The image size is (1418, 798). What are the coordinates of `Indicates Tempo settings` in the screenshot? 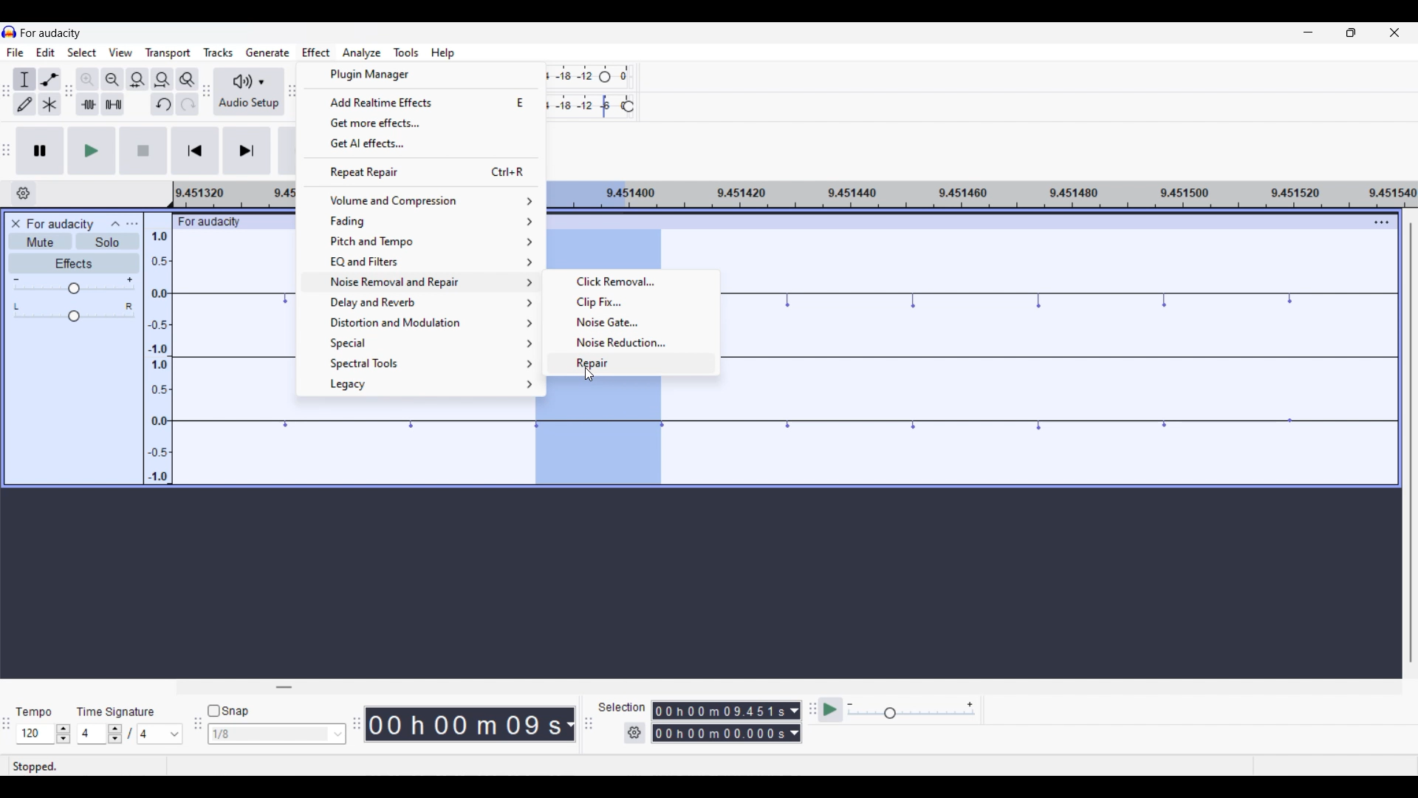 It's located at (33, 712).